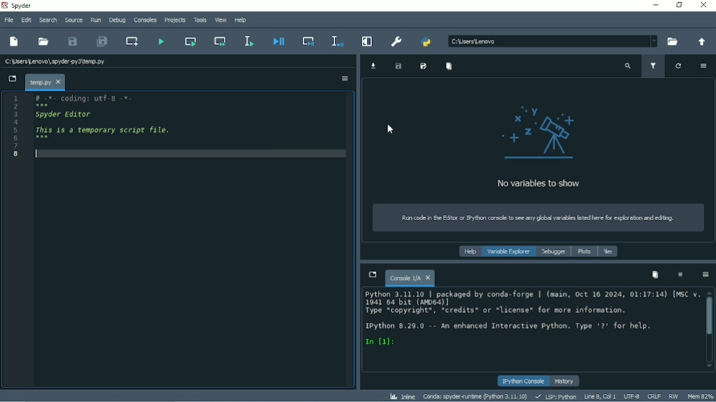  Describe the element at coordinates (551, 41) in the screenshot. I see `Location` at that location.